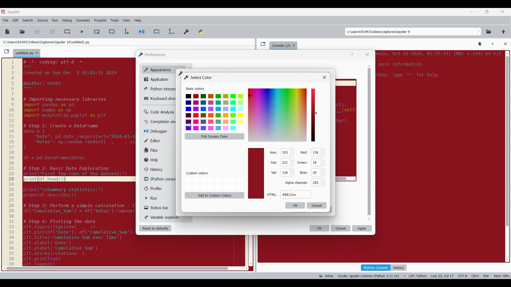 This screenshot has height=287, width=511. I want to click on Browse tabs, so click(263, 44).